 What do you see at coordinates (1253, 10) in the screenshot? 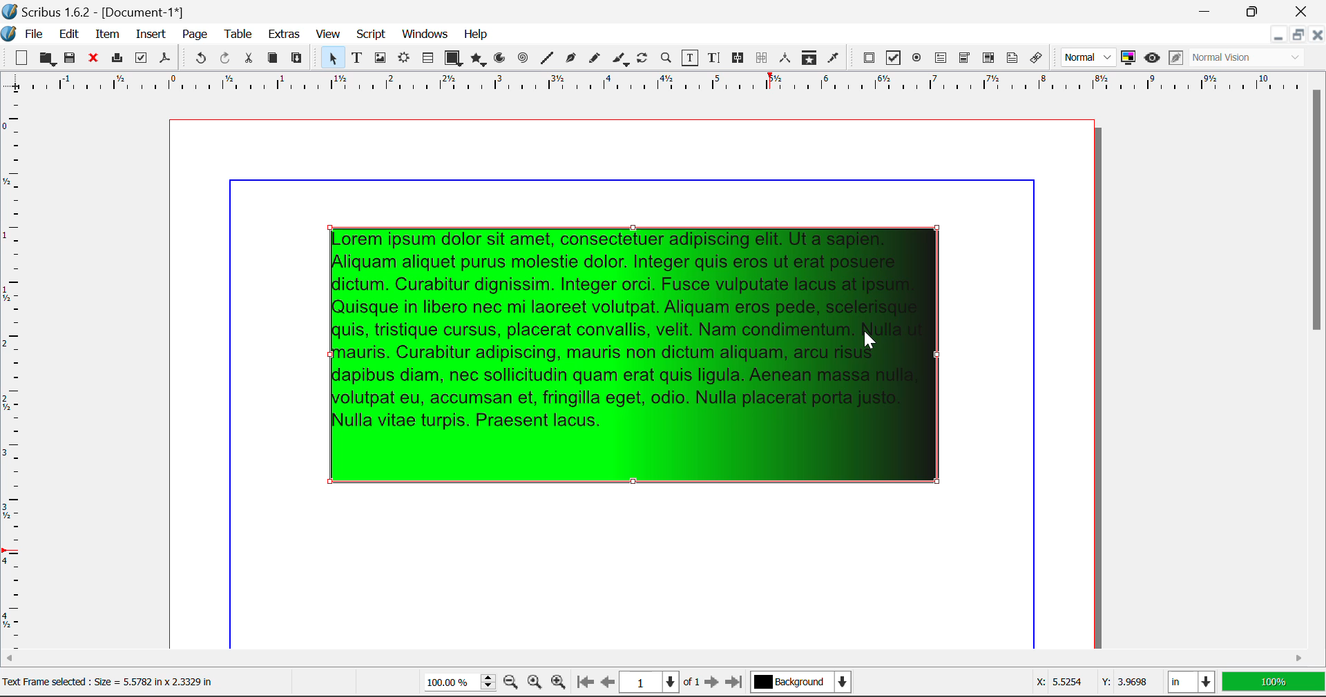
I see `Minimize` at bounding box center [1253, 10].